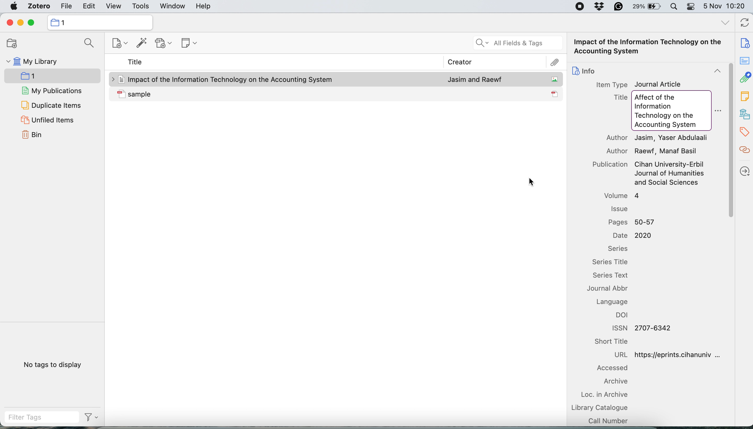 Image resolution: width=753 pixels, height=429 pixels. Describe the element at coordinates (142, 6) in the screenshot. I see `tools` at that location.